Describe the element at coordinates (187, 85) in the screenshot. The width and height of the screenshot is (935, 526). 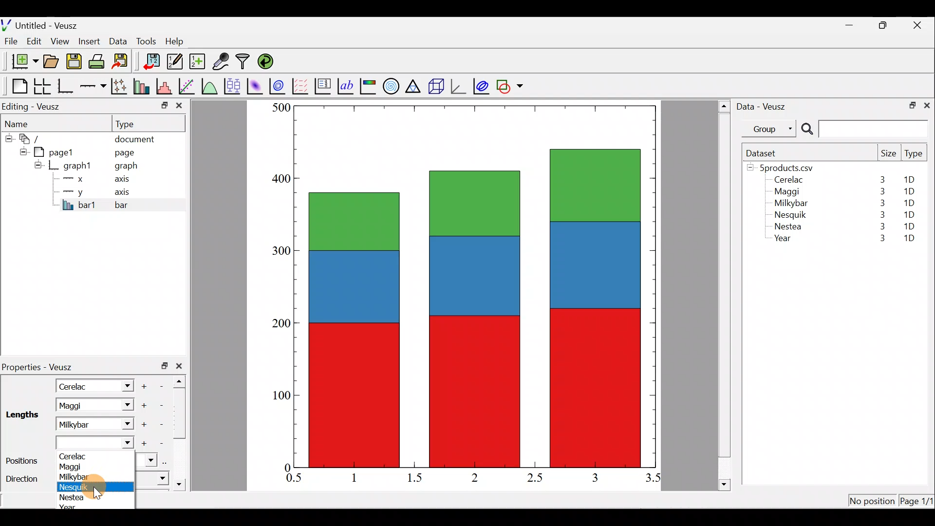
I see `Fit a function to data` at that location.